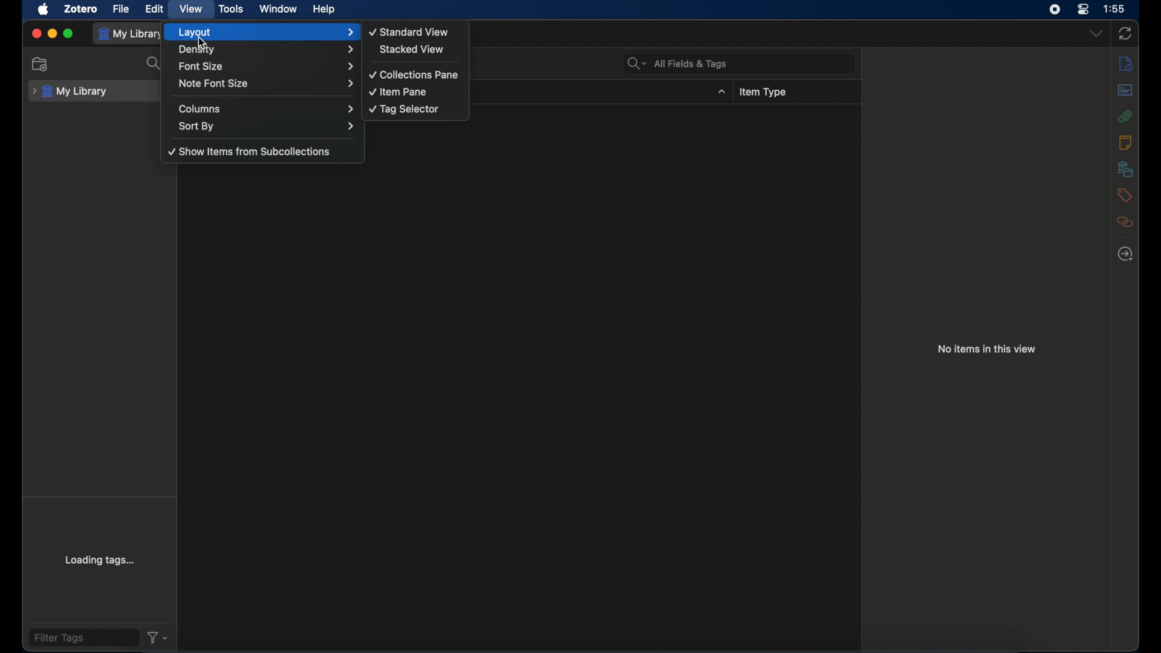 This screenshot has height=653, width=1161. I want to click on sort by, so click(268, 126).